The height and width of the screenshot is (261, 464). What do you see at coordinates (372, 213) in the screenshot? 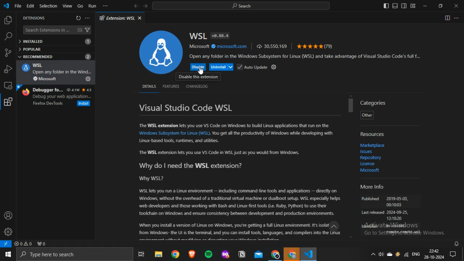
I see `Last released` at bounding box center [372, 213].